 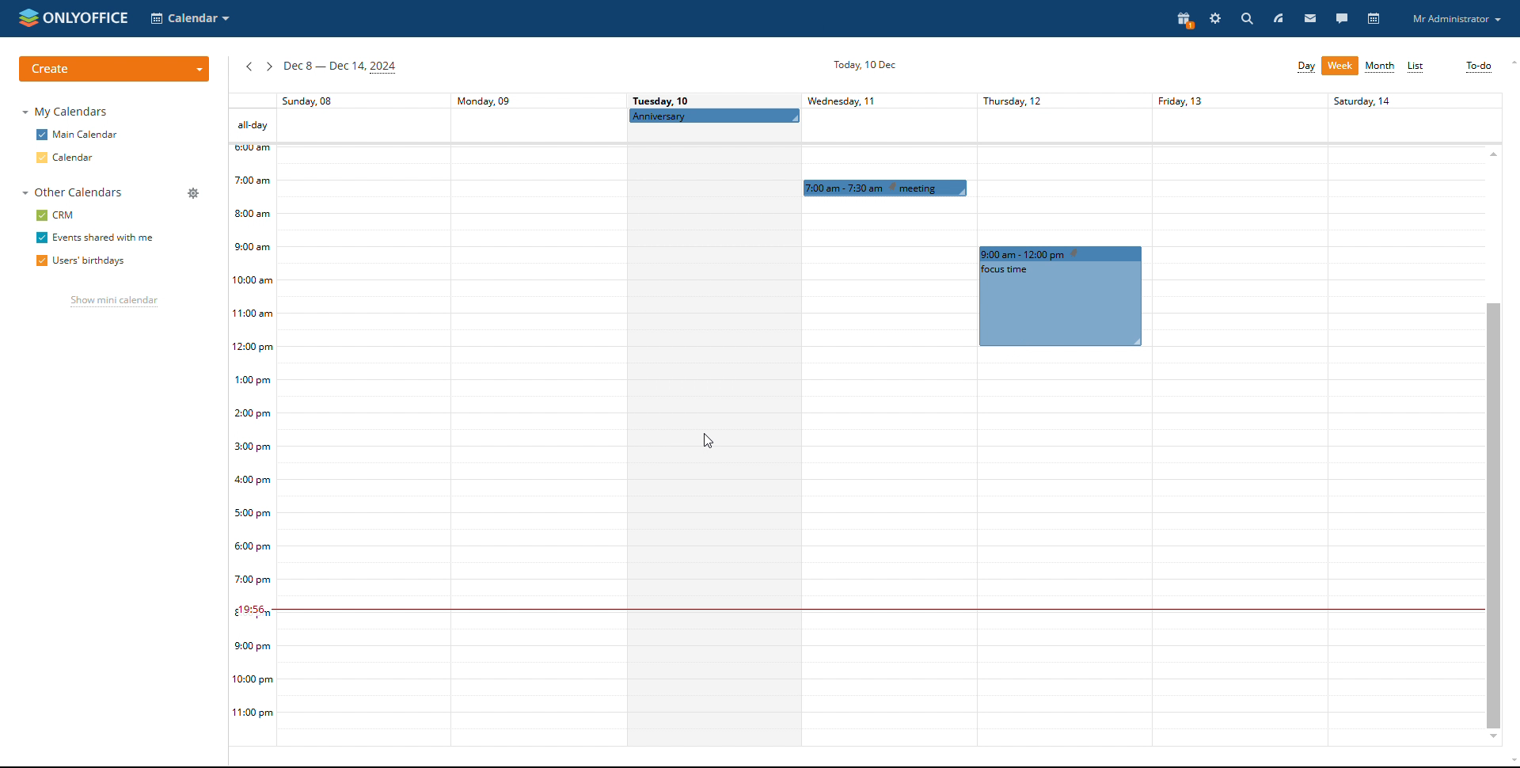 I want to click on scheduled all-day event, so click(x=714, y=116).